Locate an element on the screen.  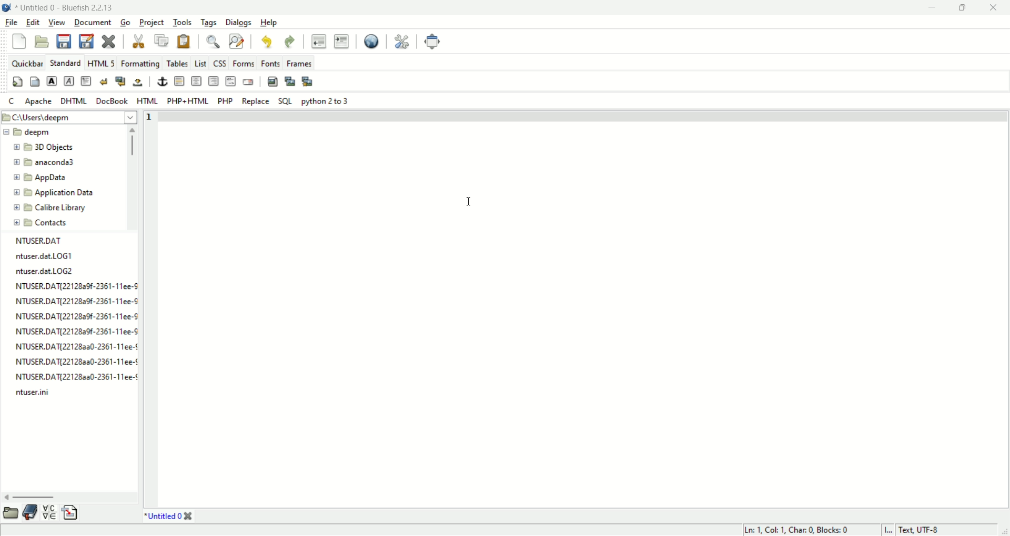
PHP is located at coordinates (227, 99).